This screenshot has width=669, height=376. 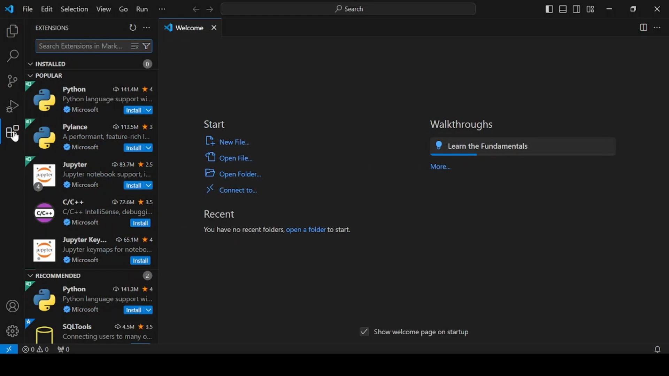 What do you see at coordinates (563, 9) in the screenshot?
I see `toggle panel` at bounding box center [563, 9].